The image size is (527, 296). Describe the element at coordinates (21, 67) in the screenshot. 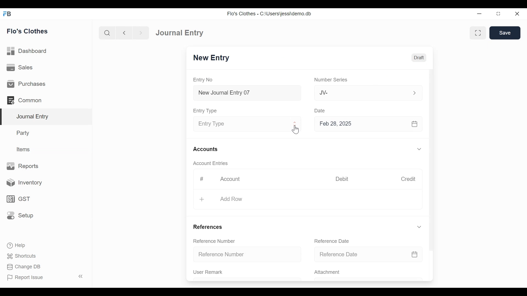

I see `Sales` at that location.